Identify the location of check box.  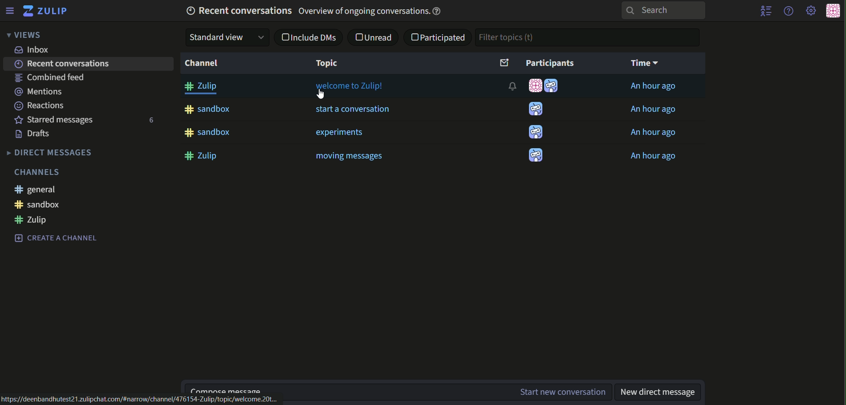
(359, 37).